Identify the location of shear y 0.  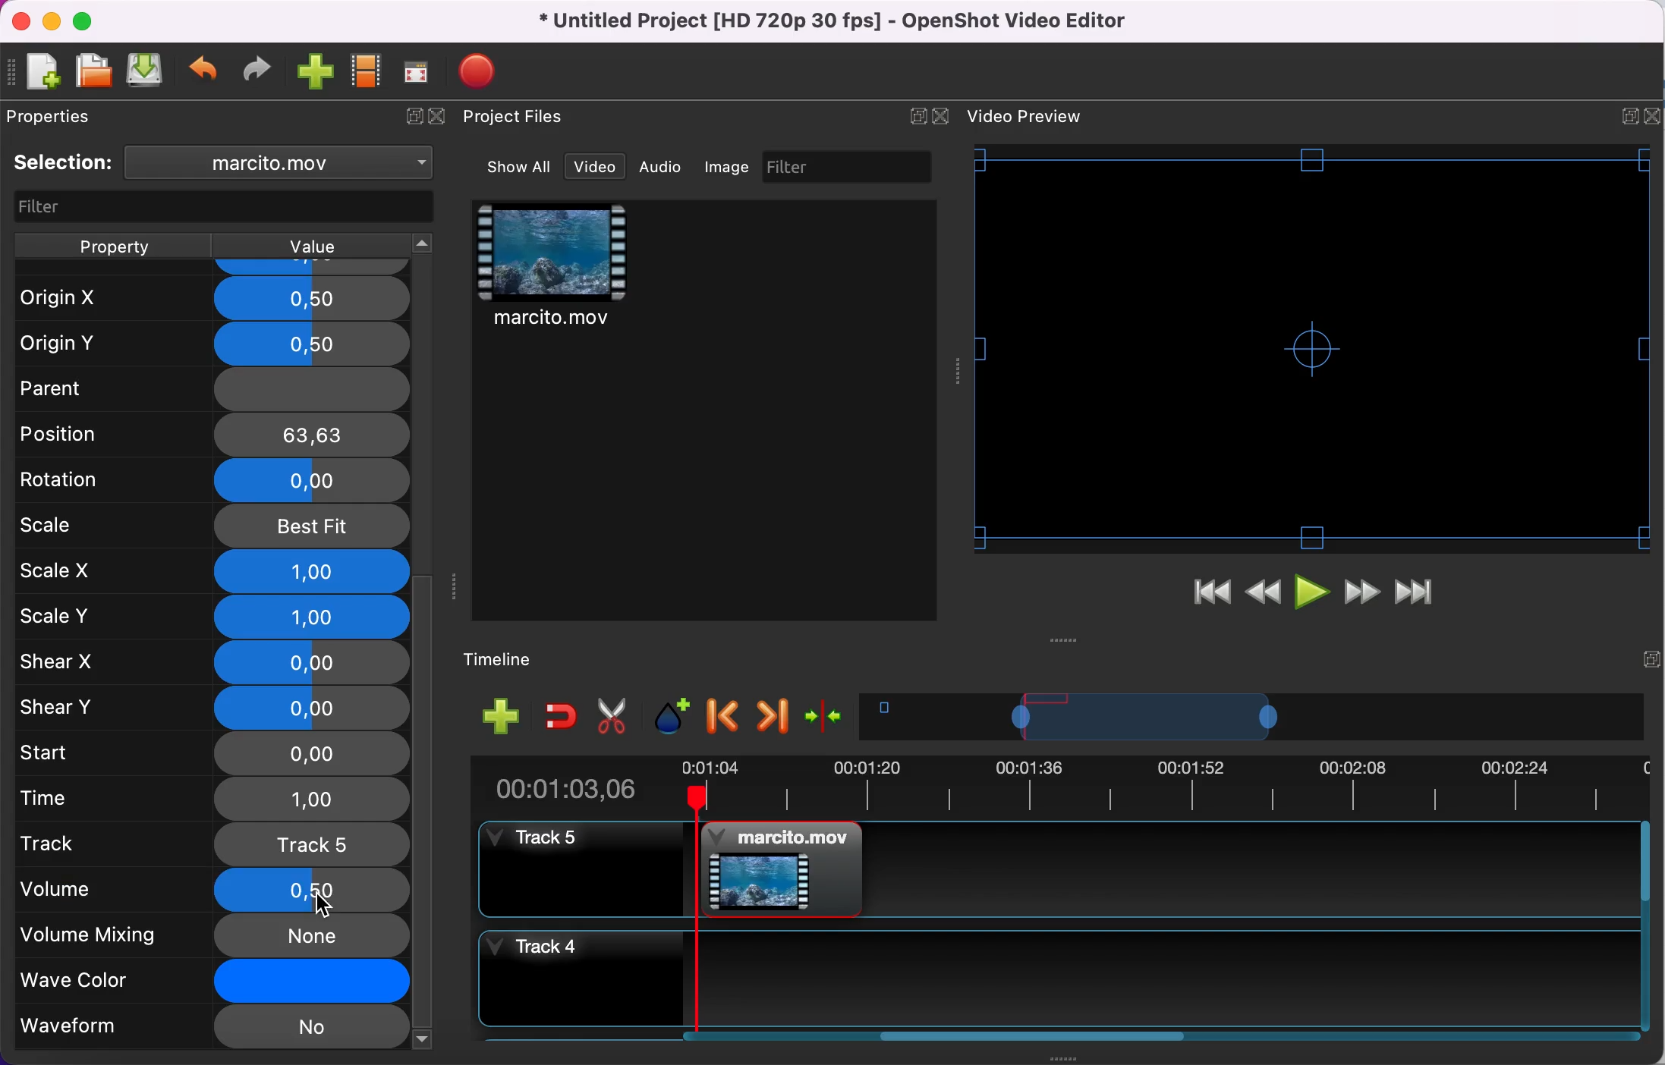
(214, 708).